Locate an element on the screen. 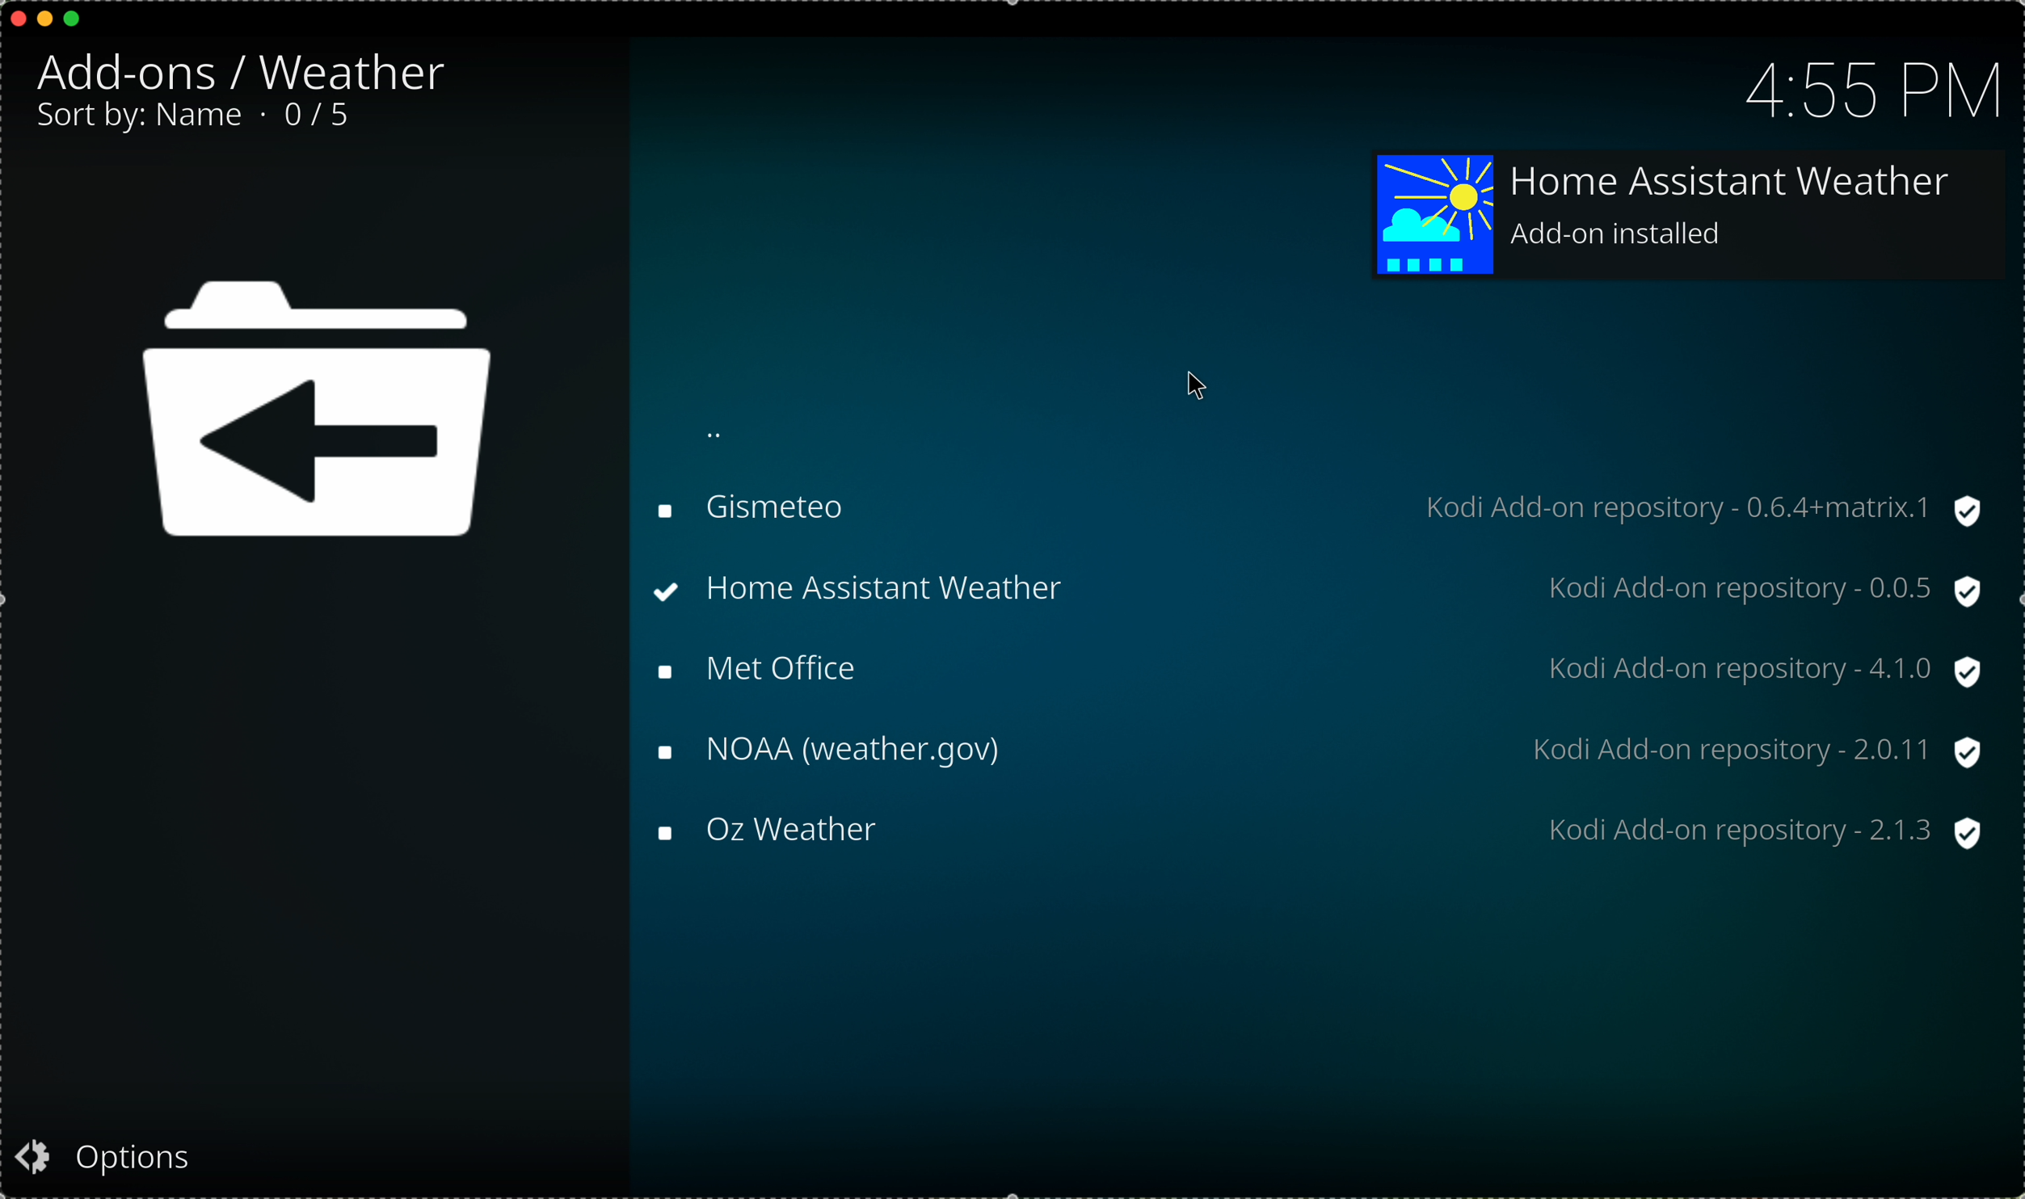  minimize is located at coordinates (47, 19).